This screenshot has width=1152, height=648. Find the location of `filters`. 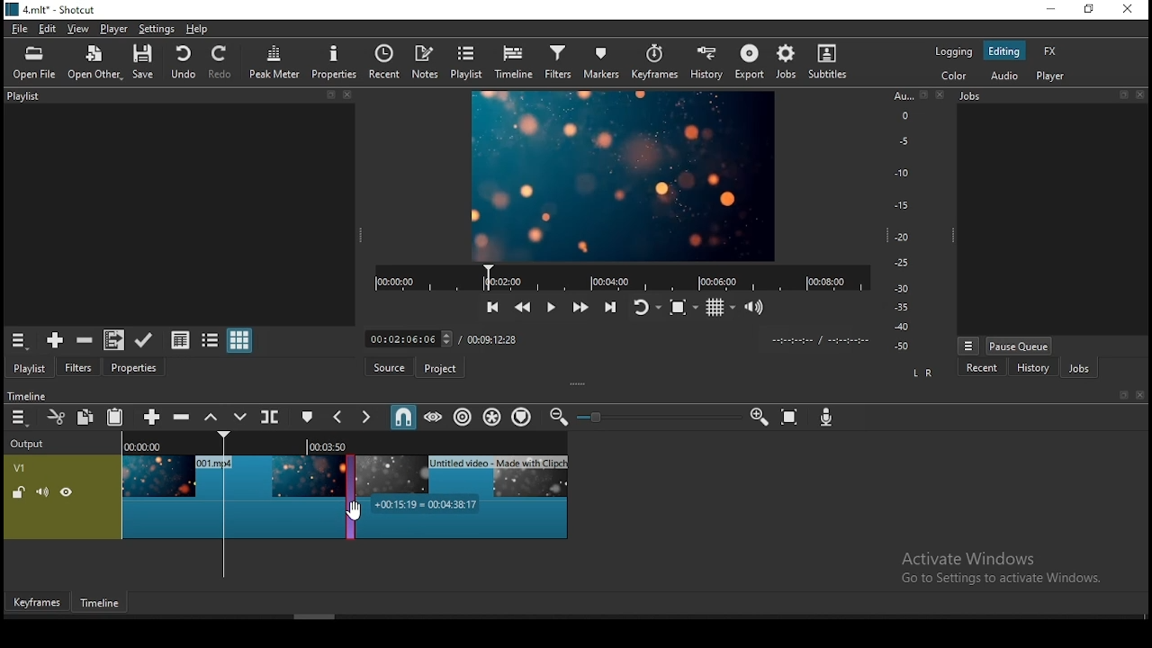

filters is located at coordinates (81, 365).